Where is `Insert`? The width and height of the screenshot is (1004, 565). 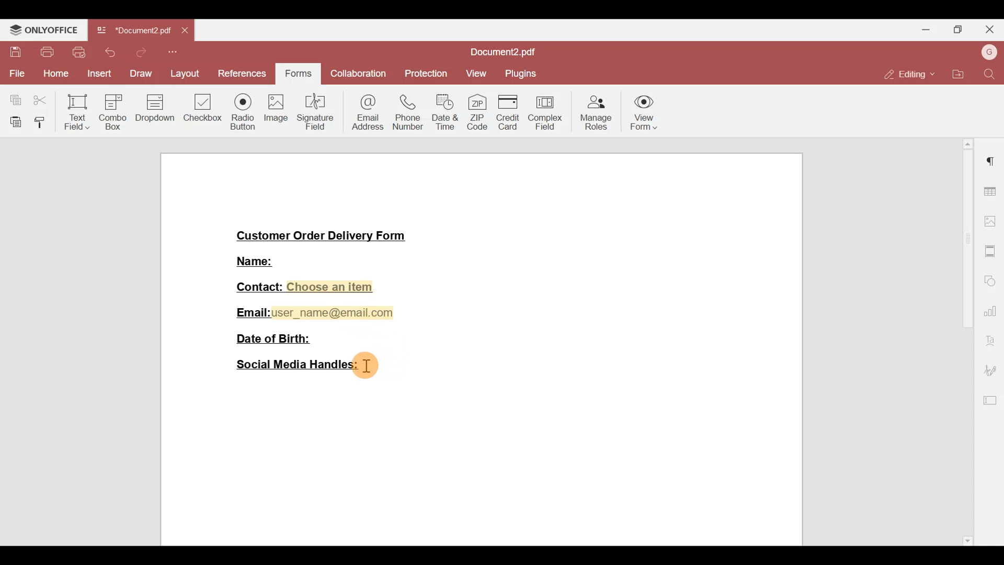
Insert is located at coordinates (98, 74).